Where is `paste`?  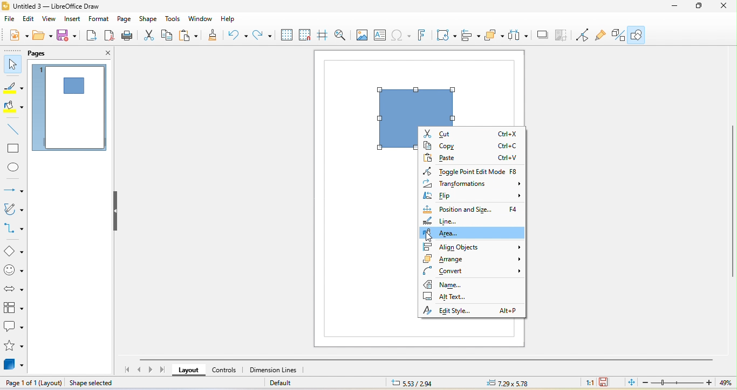
paste is located at coordinates (473, 158).